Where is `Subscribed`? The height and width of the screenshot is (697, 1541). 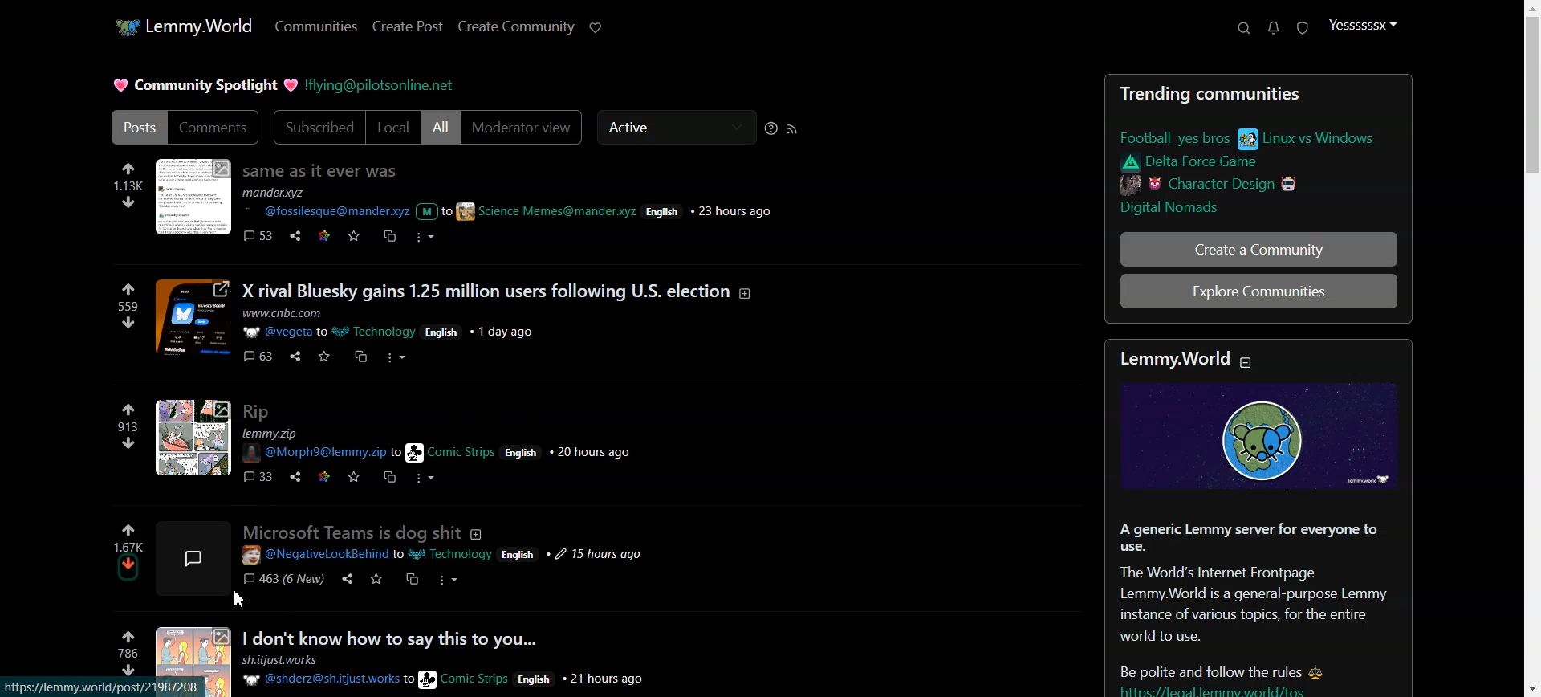 Subscribed is located at coordinates (317, 127).